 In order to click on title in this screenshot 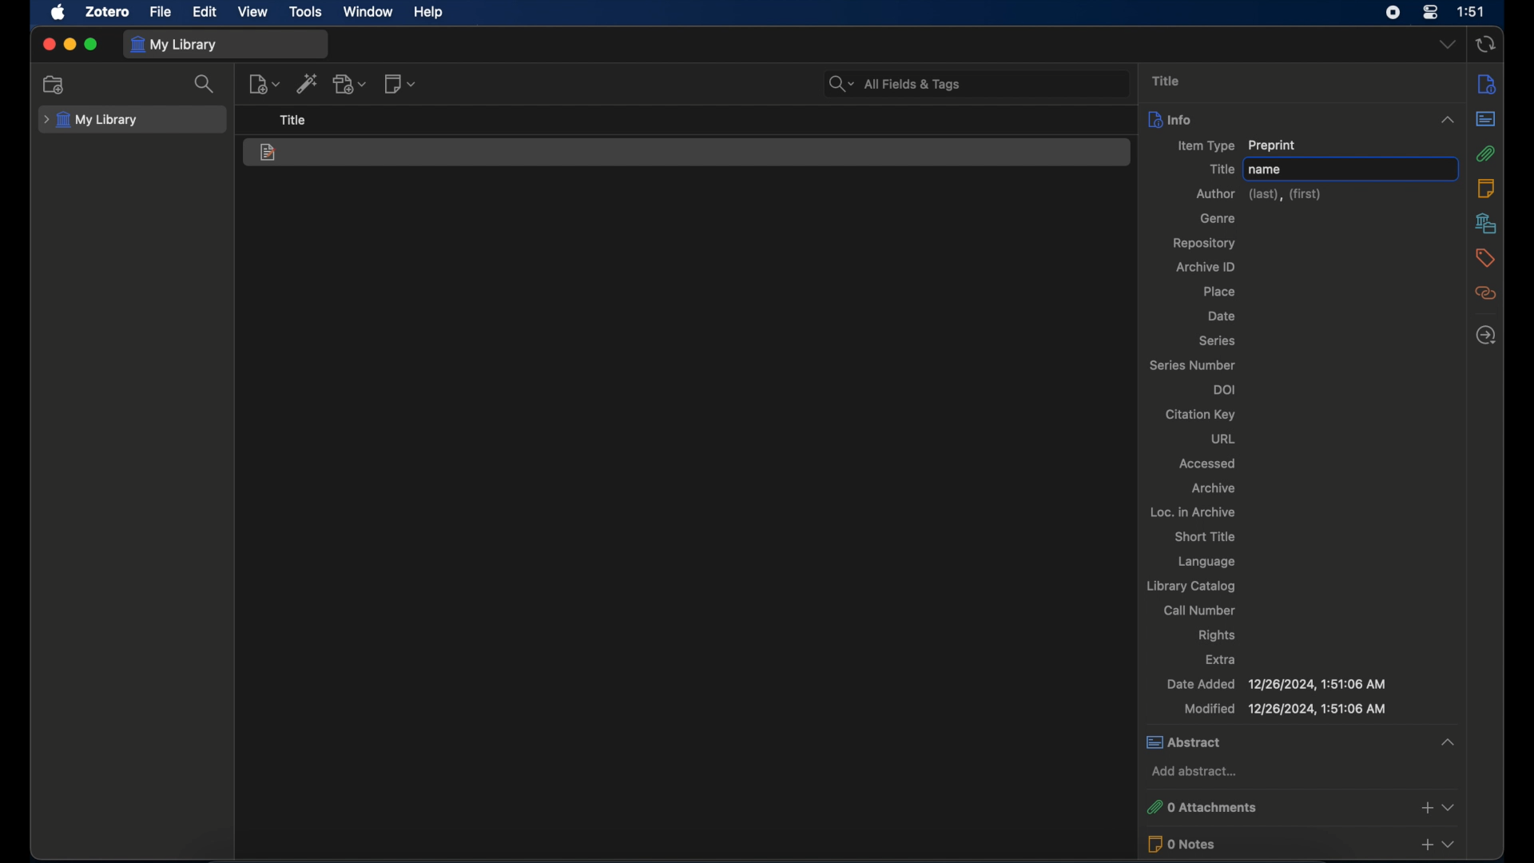, I will do `click(293, 120)`.